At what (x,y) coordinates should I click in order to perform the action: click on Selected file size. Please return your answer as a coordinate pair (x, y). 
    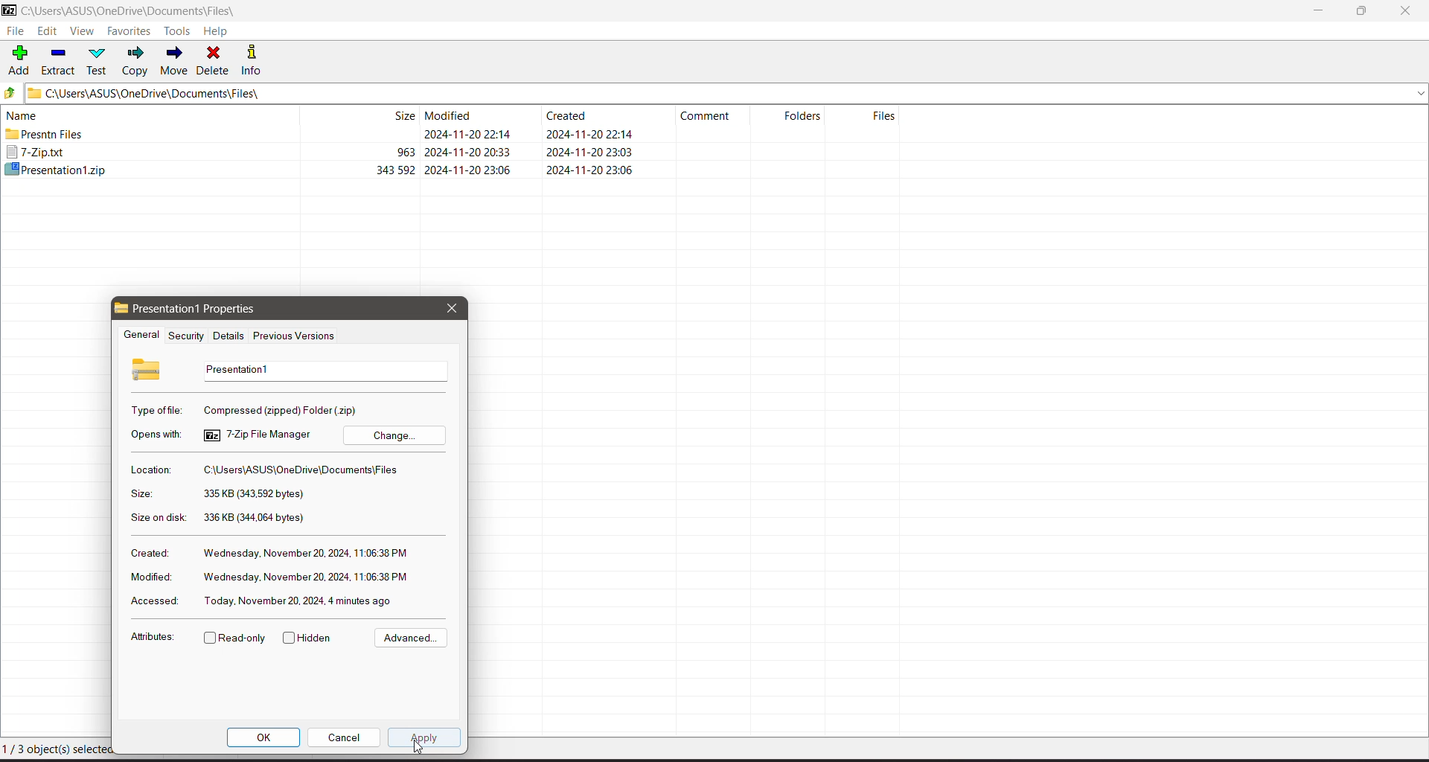
    Looking at the image, I should click on (253, 494).